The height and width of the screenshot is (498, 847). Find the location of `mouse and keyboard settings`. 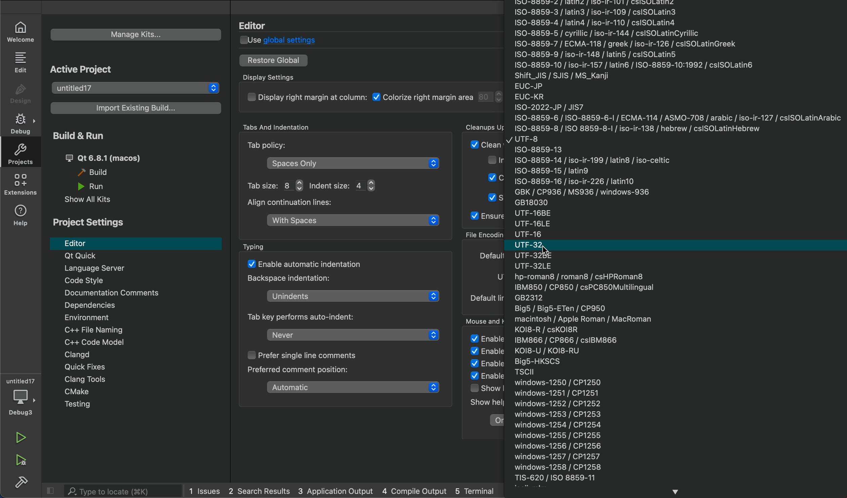

mouse and keyboard settings is located at coordinates (483, 383).